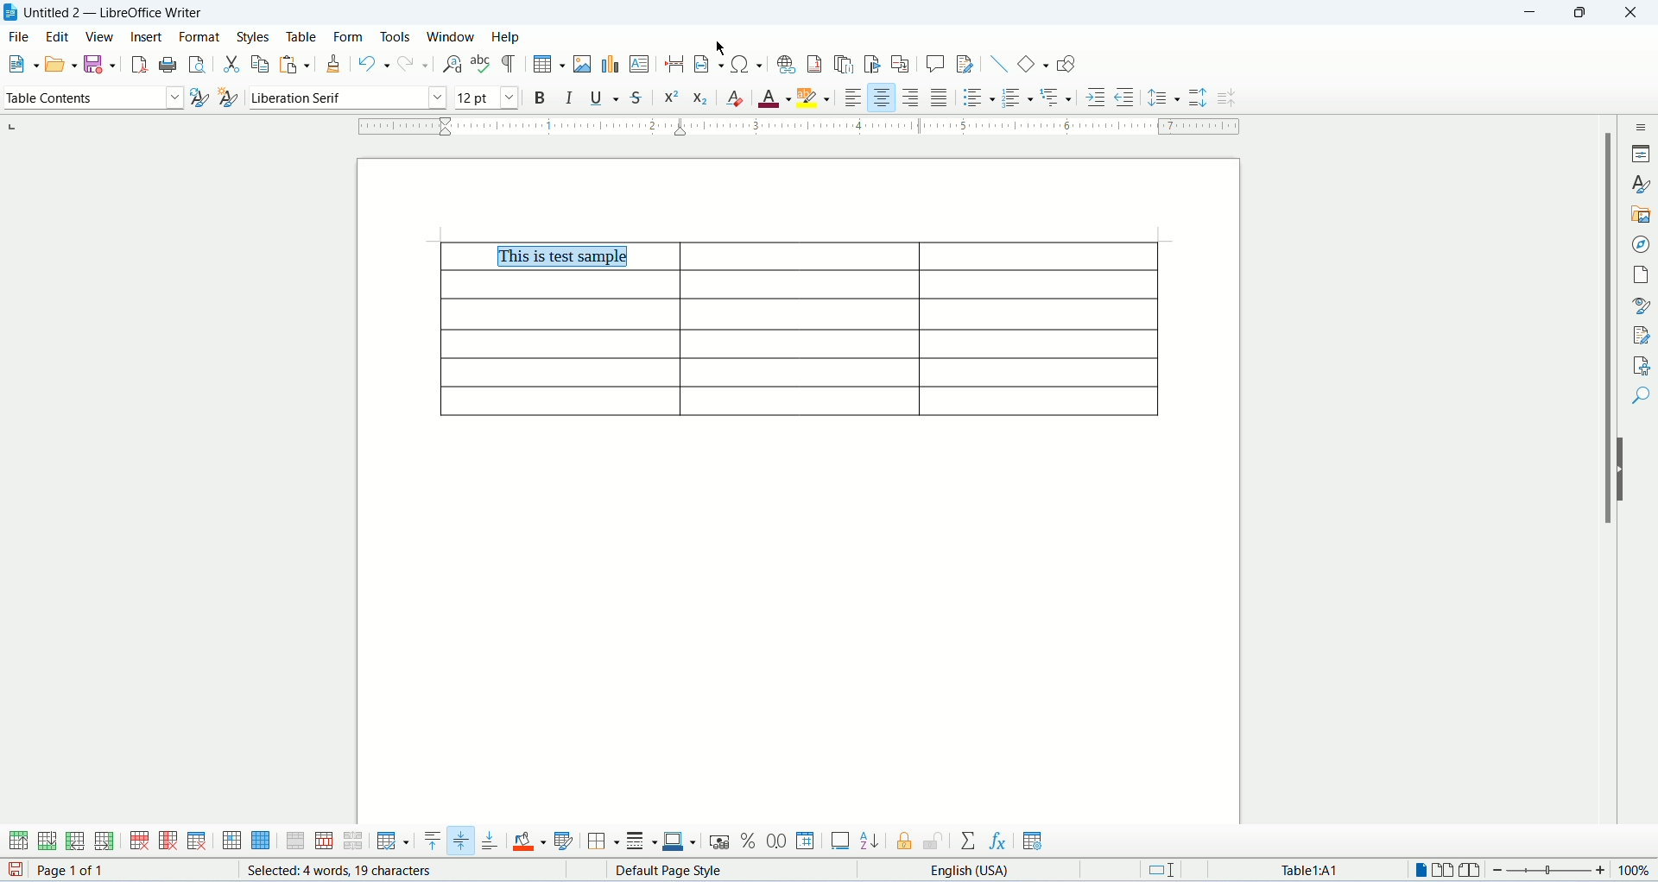 The height and width of the screenshot is (882, 1658). Describe the element at coordinates (46, 841) in the screenshot. I see `insert rows below` at that location.